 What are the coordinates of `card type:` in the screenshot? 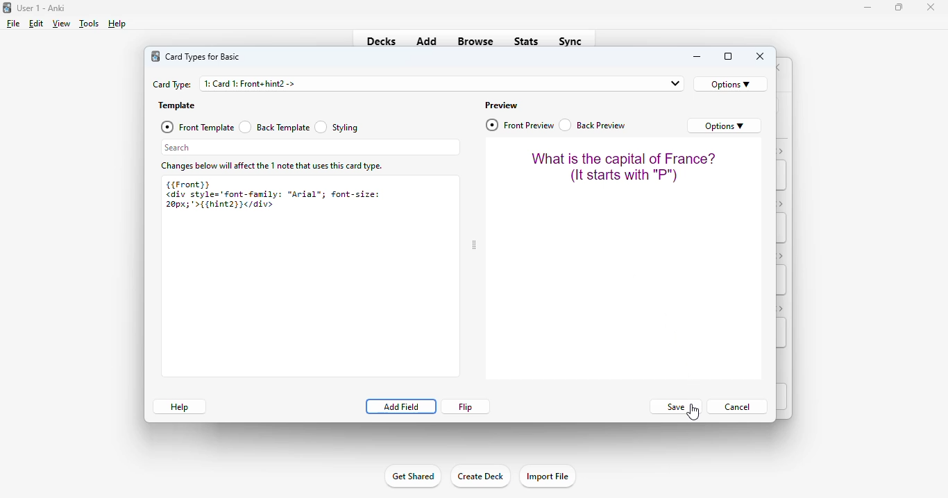 It's located at (172, 85).